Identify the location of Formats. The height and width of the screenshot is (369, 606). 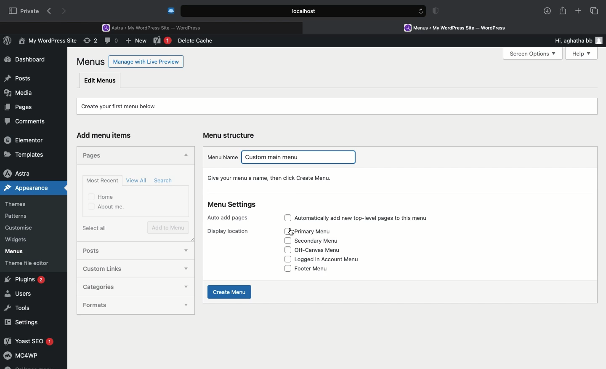
(125, 305).